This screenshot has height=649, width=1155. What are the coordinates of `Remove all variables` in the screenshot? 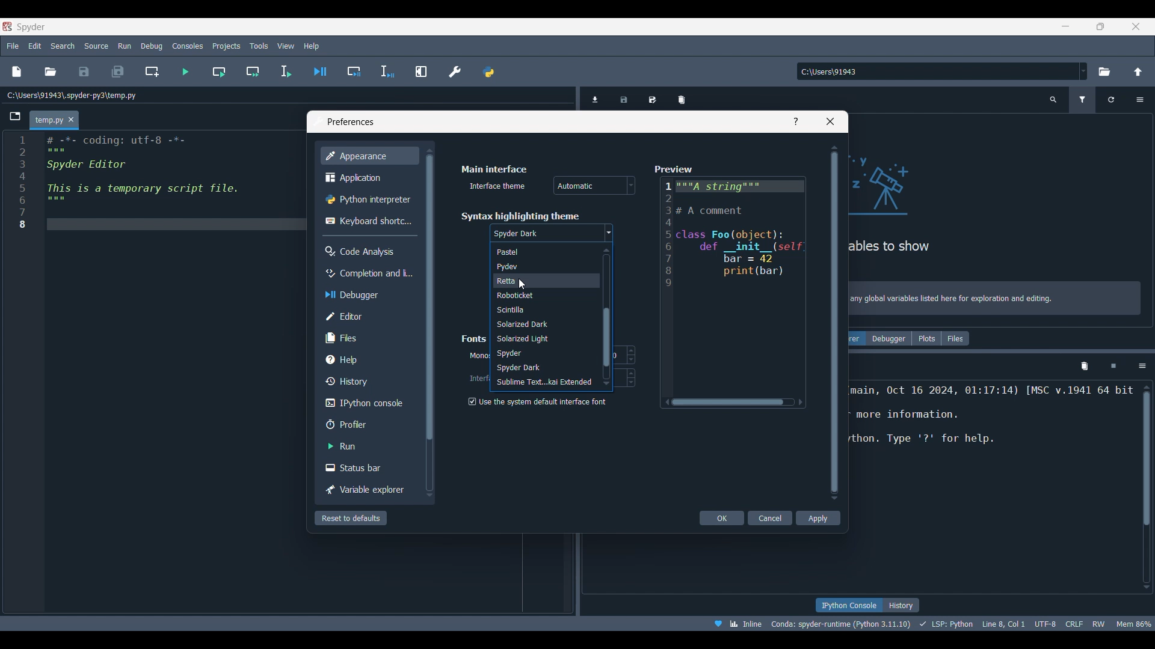 It's located at (682, 97).